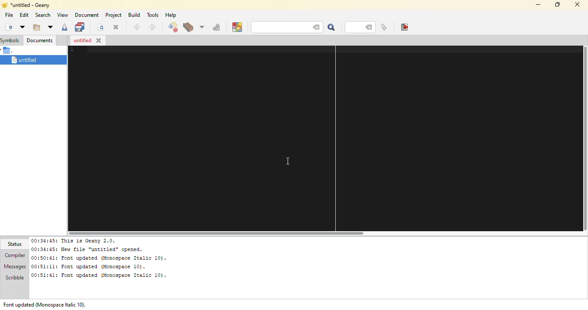 The height and width of the screenshot is (310, 588). I want to click on text cursor, so click(288, 161).